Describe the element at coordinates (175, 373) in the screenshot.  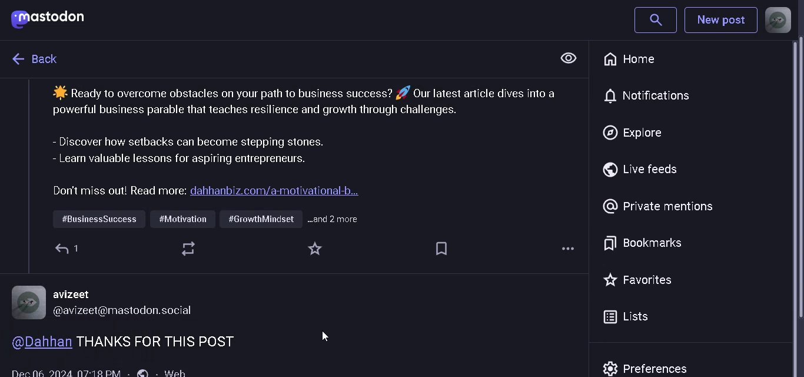
I see `web` at that location.